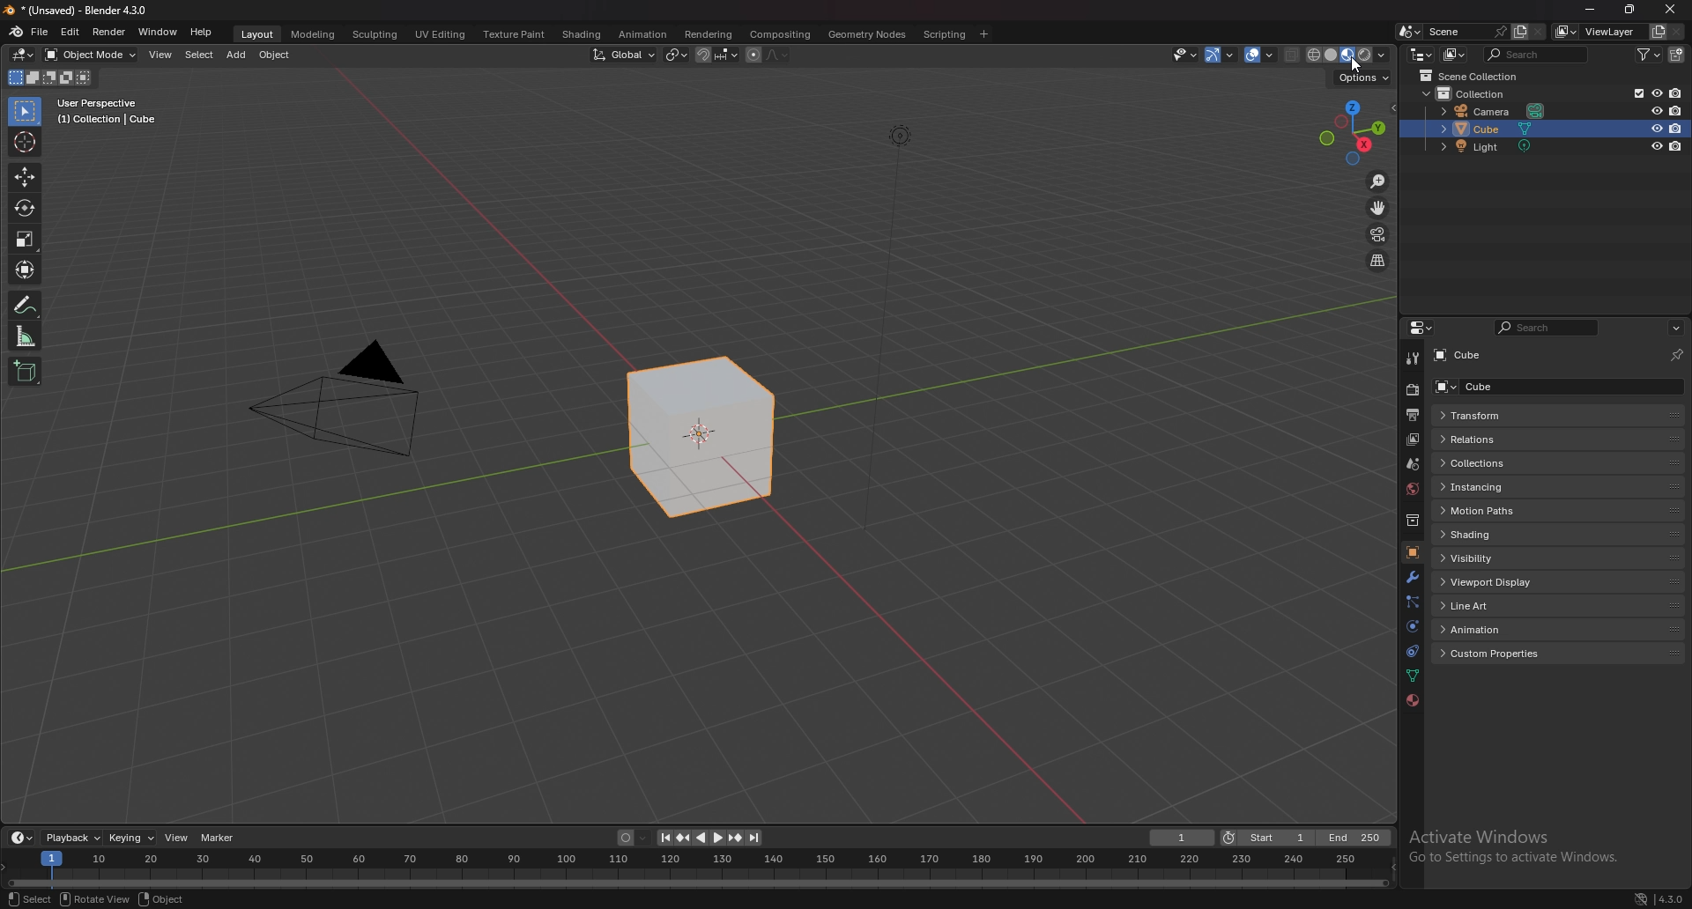  Describe the element at coordinates (1649, 54) in the screenshot. I see `filter` at that location.